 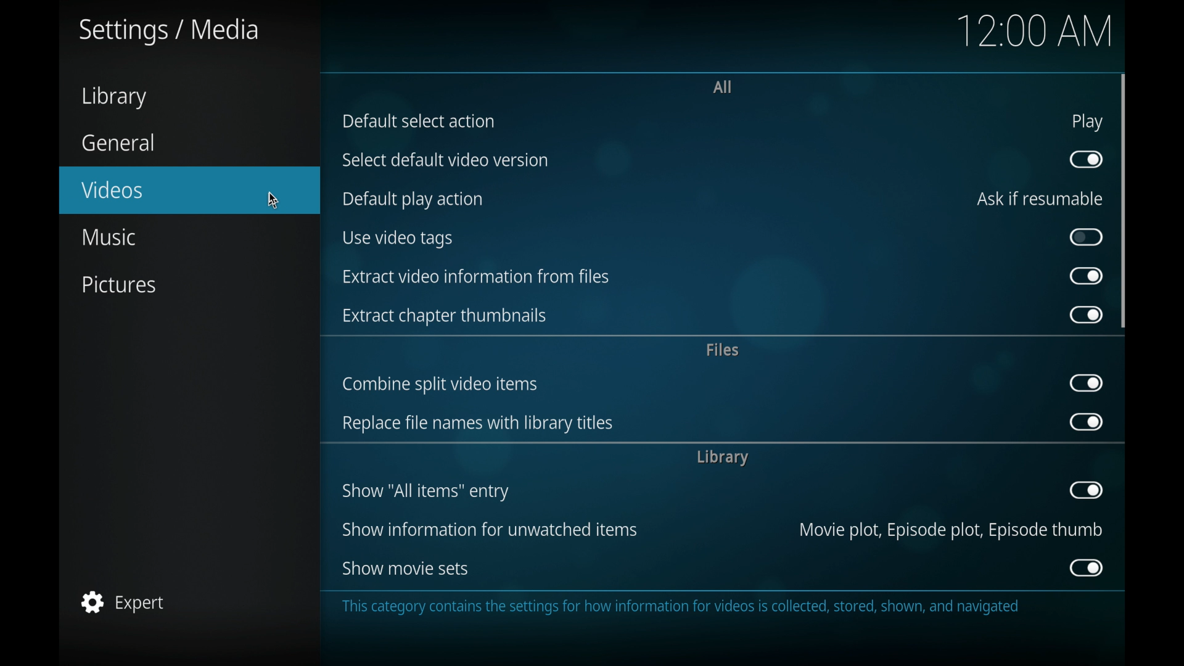 What do you see at coordinates (419, 121) in the screenshot?
I see `default select action` at bounding box center [419, 121].